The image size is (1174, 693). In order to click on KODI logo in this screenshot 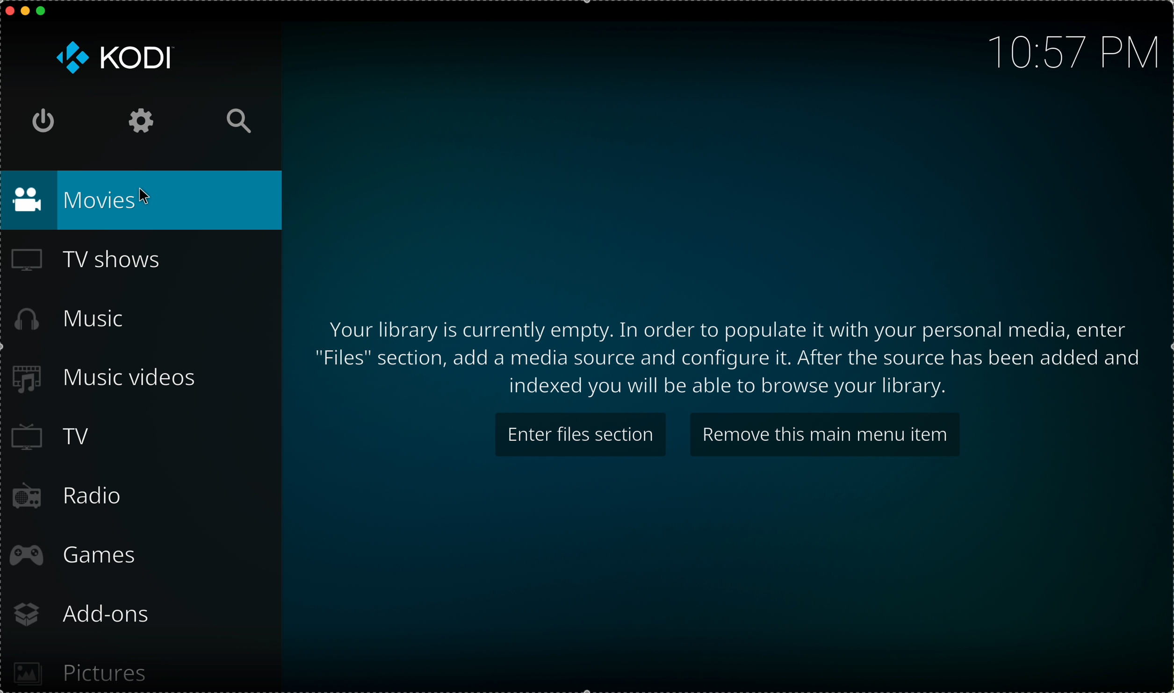, I will do `click(115, 57)`.